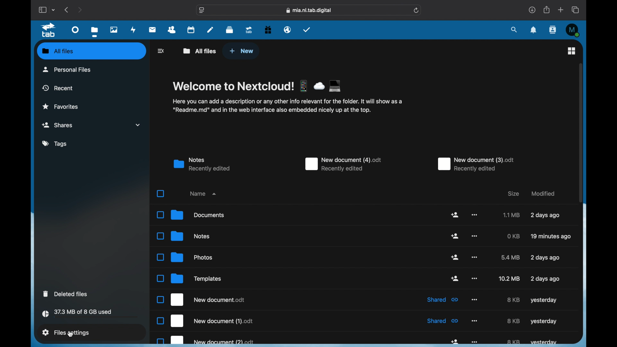  I want to click on back, so click(162, 51).